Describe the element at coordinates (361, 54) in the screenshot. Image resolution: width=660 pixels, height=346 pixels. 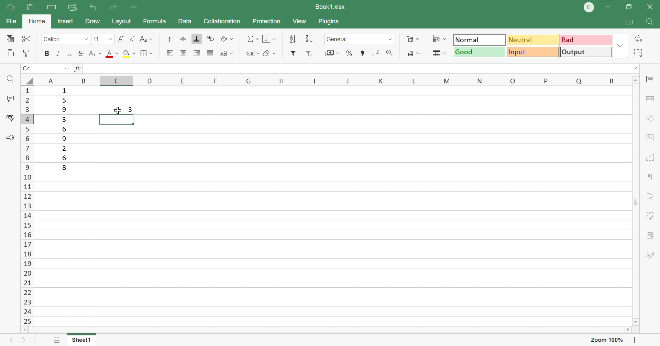
I see `Comma style` at that location.